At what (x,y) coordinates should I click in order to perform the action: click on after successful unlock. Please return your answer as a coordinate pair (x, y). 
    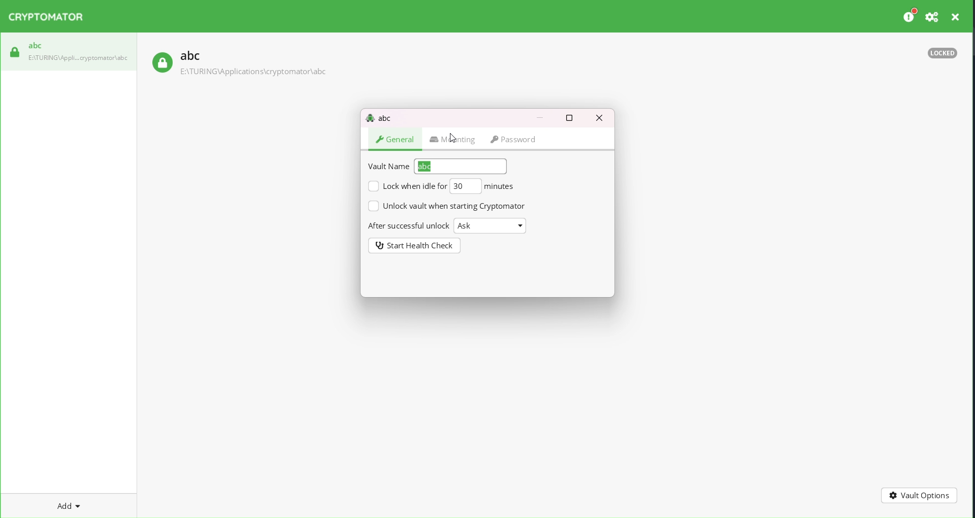
    Looking at the image, I should click on (408, 224).